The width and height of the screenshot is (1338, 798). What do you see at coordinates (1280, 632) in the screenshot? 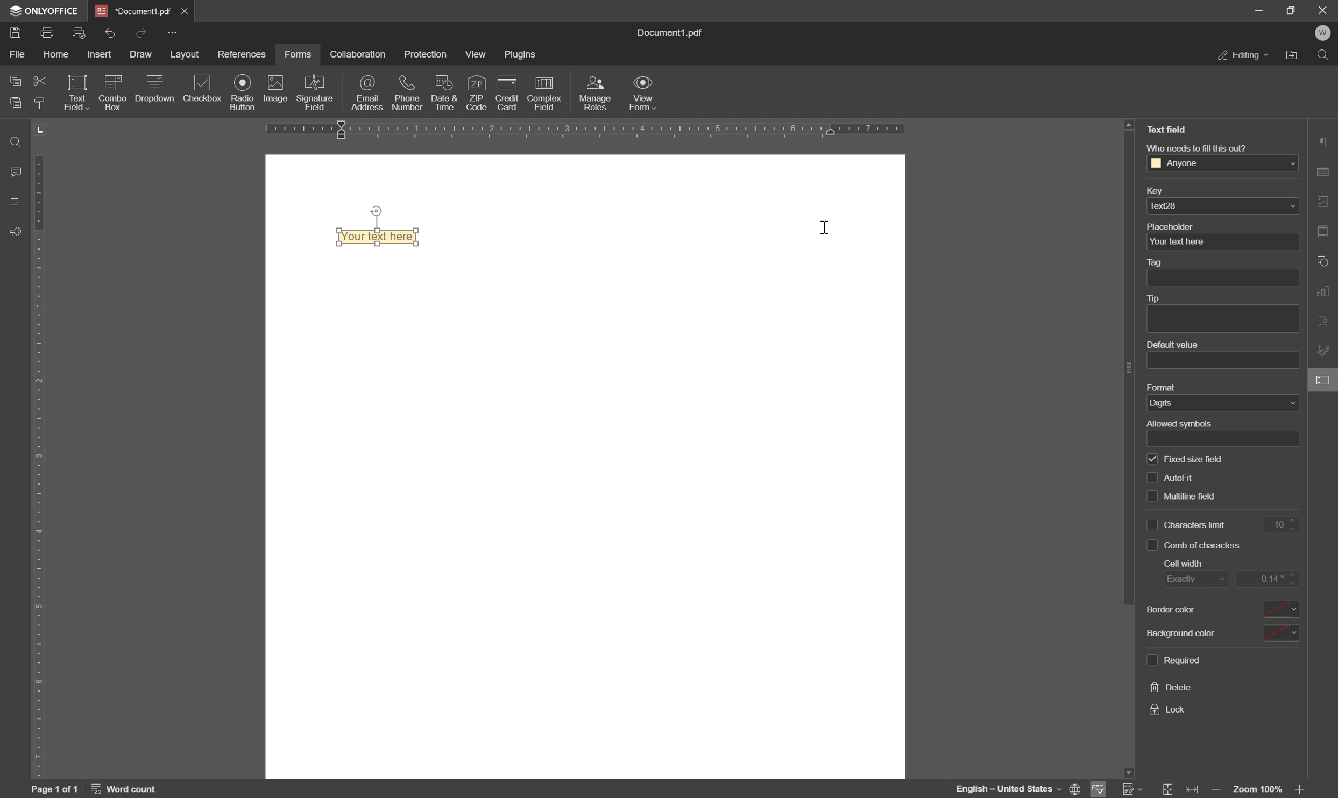
I see `drop down` at bounding box center [1280, 632].